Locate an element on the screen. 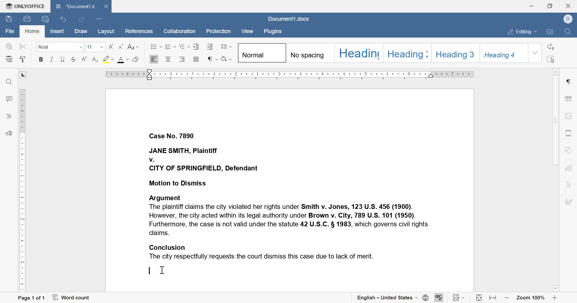 This screenshot has width=577, height=303. redo is located at coordinates (81, 20).